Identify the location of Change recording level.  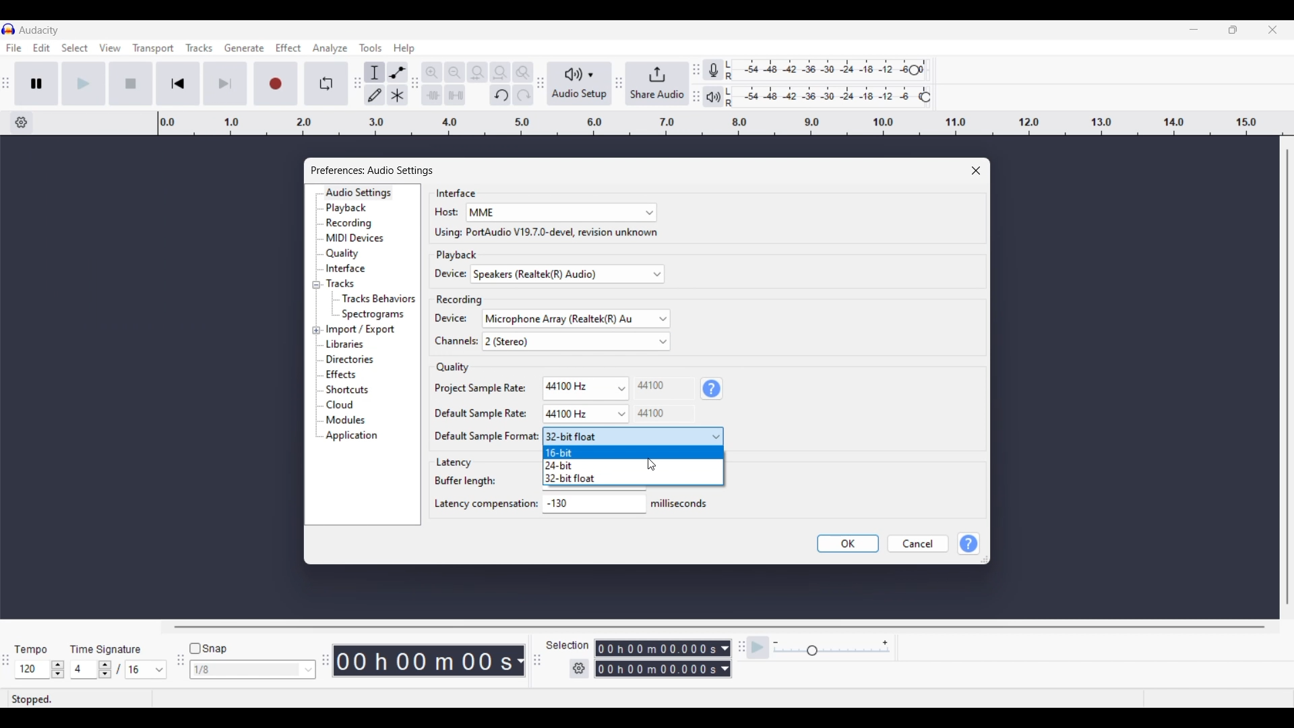
(914, 69).